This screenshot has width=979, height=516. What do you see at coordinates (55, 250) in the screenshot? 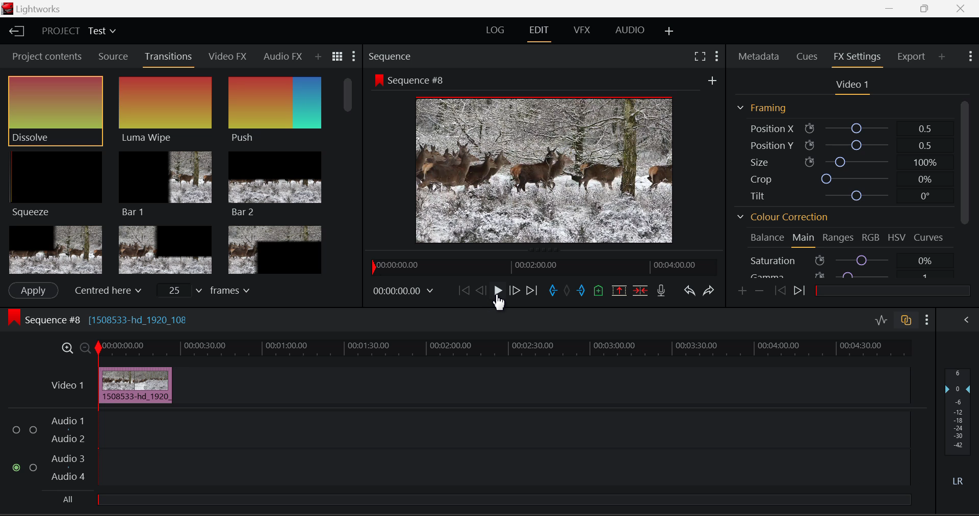
I see `Box 1` at bounding box center [55, 250].